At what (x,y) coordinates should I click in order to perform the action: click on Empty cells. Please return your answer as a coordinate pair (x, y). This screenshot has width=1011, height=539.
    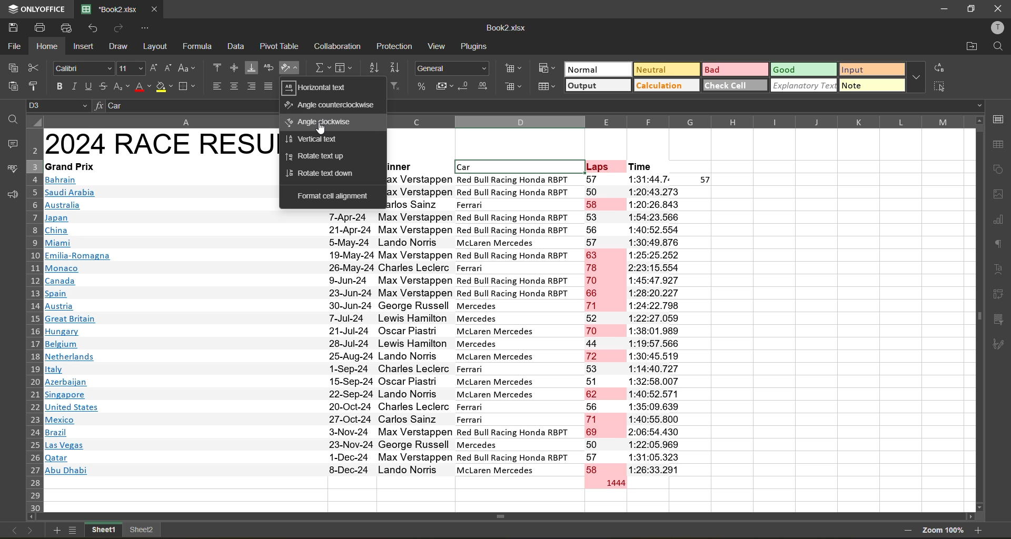
    Looking at the image, I should click on (851, 341).